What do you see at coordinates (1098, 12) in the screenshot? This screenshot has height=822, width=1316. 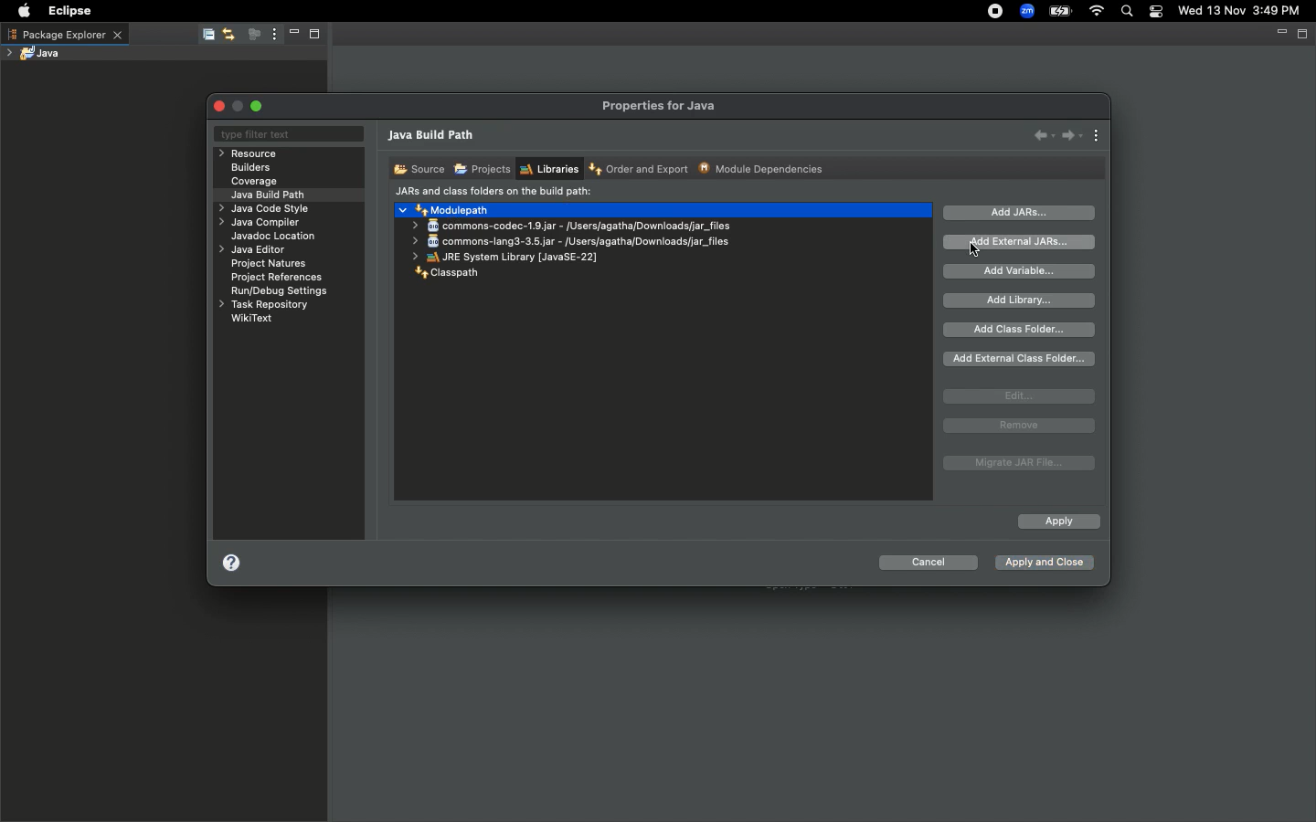 I see `Internet` at bounding box center [1098, 12].